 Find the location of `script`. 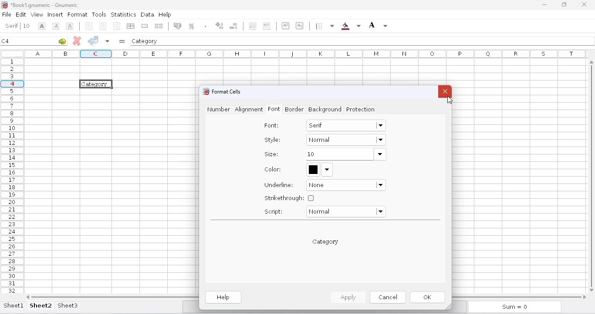

script is located at coordinates (274, 211).